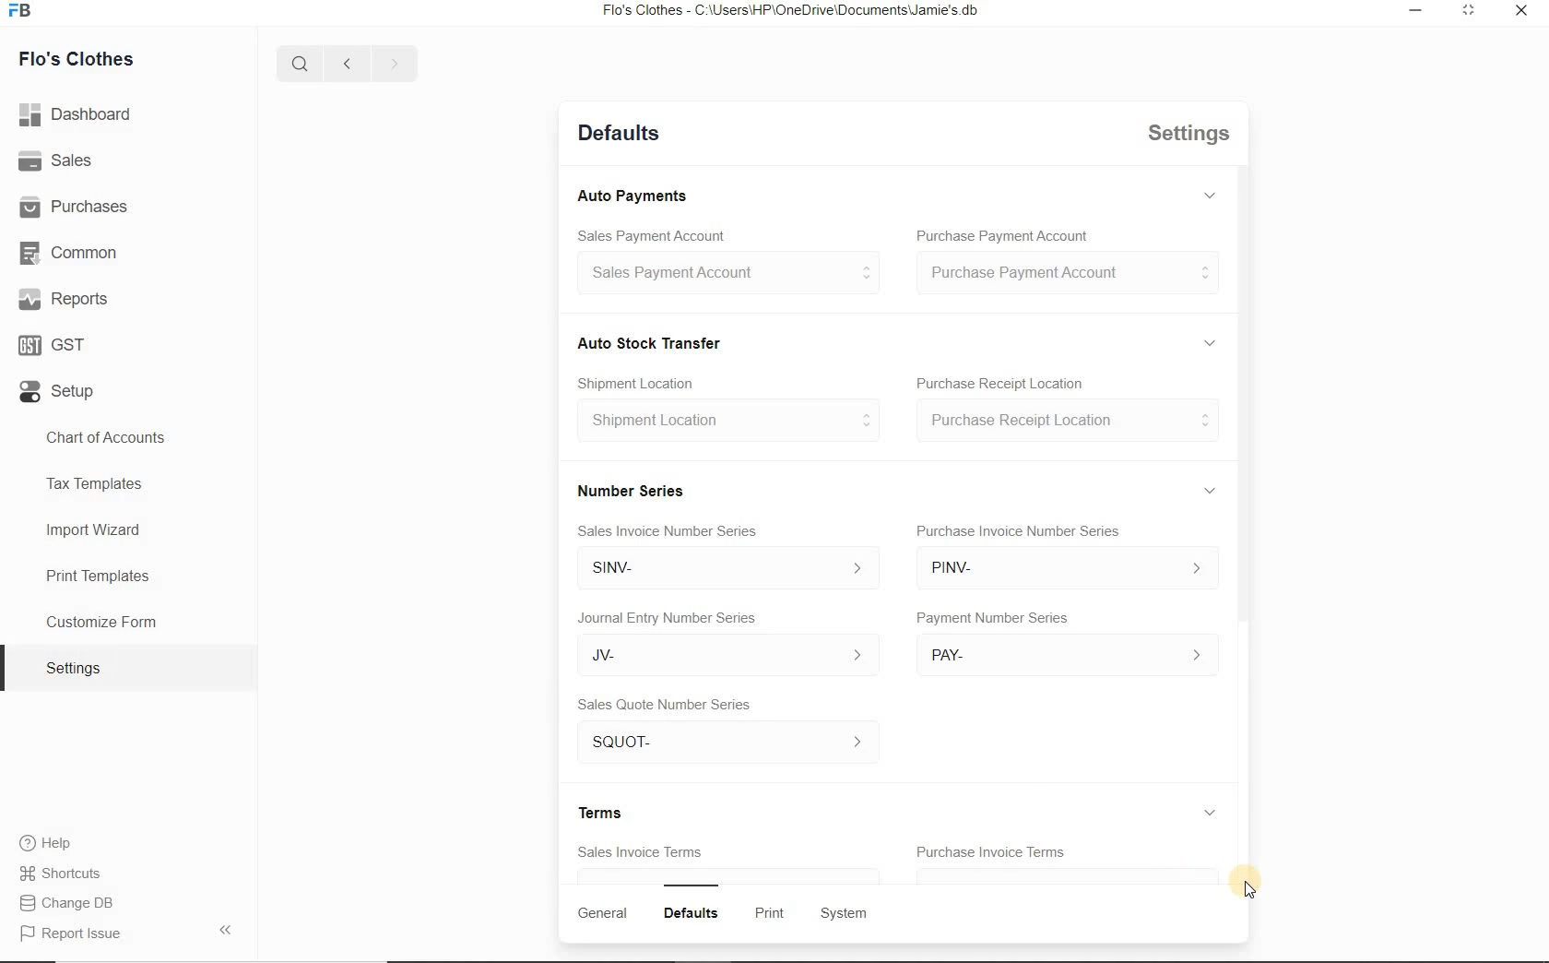 The height and width of the screenshot is (963, 1549). What do you see at coordinates (656, 343) in the screenshot?
I see `Auto Stock Transfer` at bounding box center [656, 343].